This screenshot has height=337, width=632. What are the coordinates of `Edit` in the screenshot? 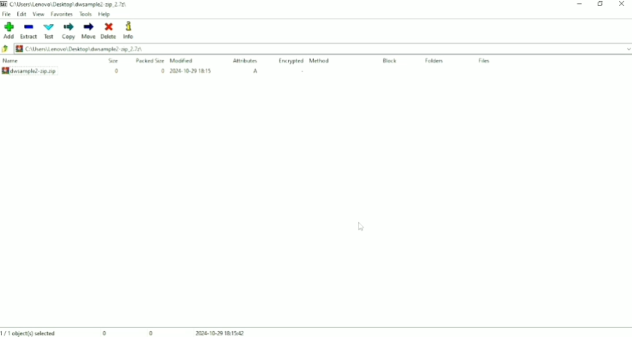 It's located at (21, 14).